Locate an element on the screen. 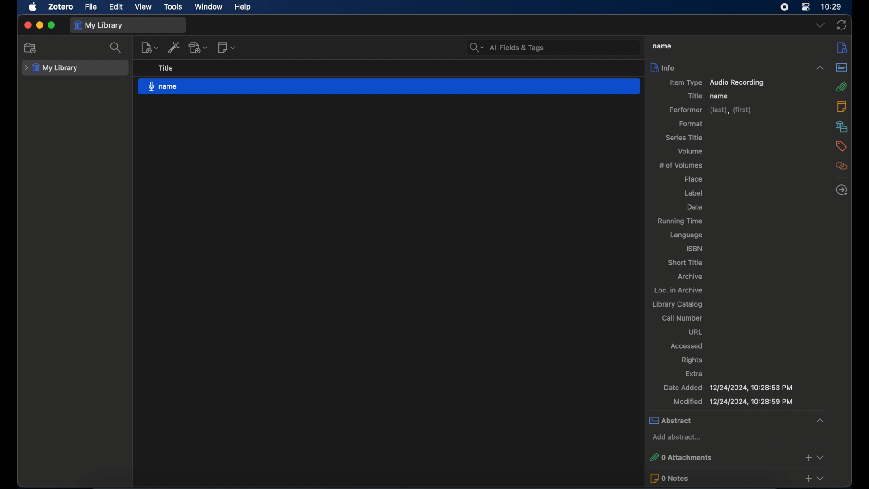 The image size is (869, 489). all number is located at coordinates (683, 317).